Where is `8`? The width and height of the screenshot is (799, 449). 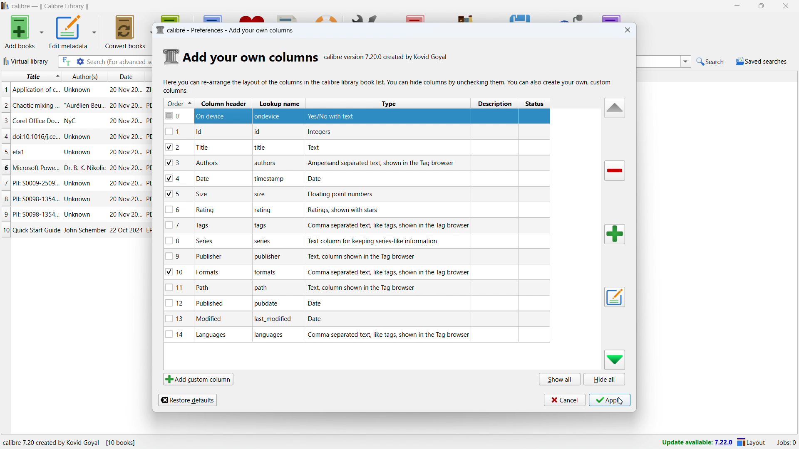
8 is located at coordinates (5, 198).